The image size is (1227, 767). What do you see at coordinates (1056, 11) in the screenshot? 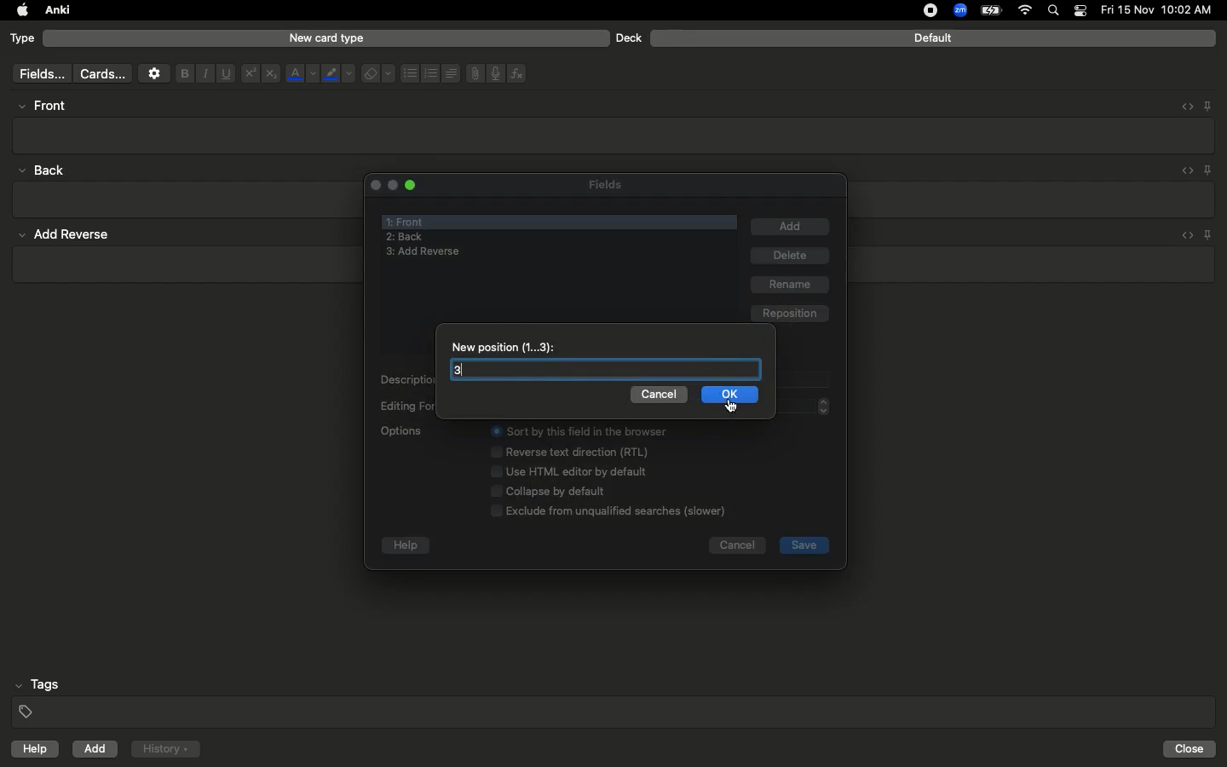
I see `Search` at bounding box center [1056, 11].